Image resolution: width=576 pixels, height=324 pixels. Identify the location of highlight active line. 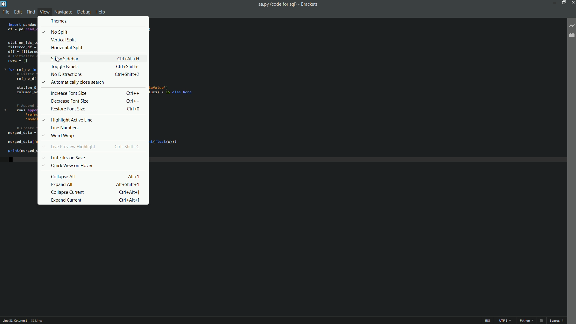
(67, 120).